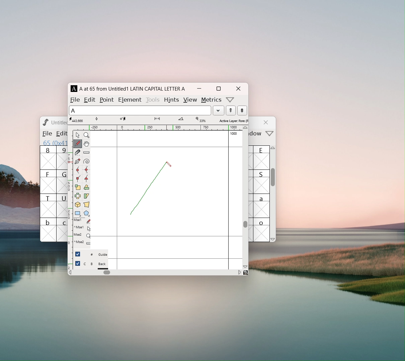  I want to click on F, so click(48, 182).